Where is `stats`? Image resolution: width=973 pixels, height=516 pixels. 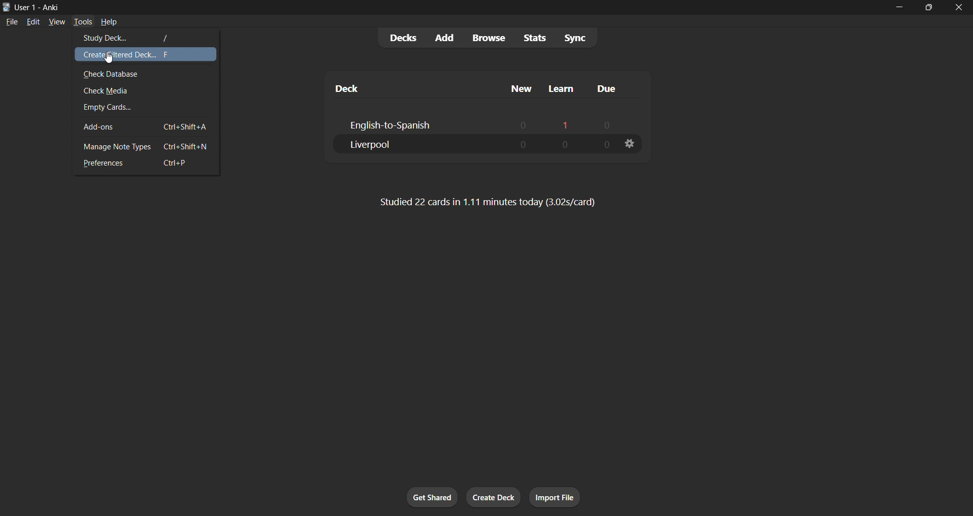
stats is located at coordinates (530, 38).